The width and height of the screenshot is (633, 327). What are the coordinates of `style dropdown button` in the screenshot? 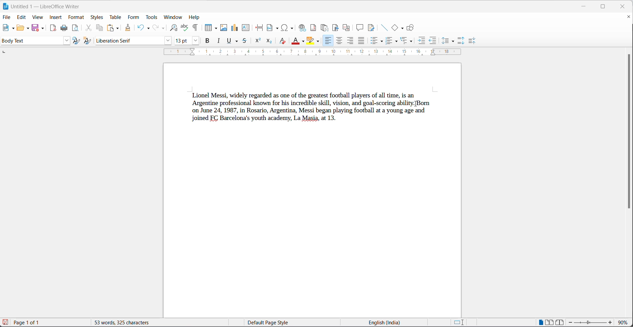 It's located at (66, 41).